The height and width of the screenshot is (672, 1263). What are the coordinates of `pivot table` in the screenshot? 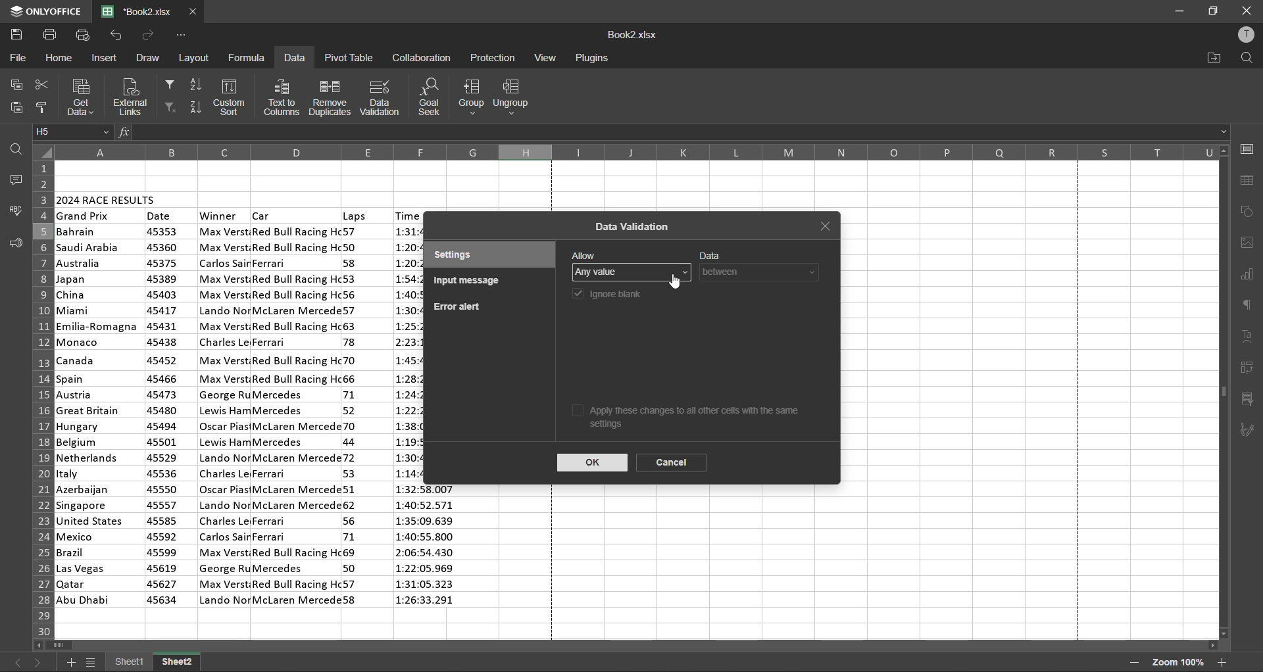 It's located at (347, 57).